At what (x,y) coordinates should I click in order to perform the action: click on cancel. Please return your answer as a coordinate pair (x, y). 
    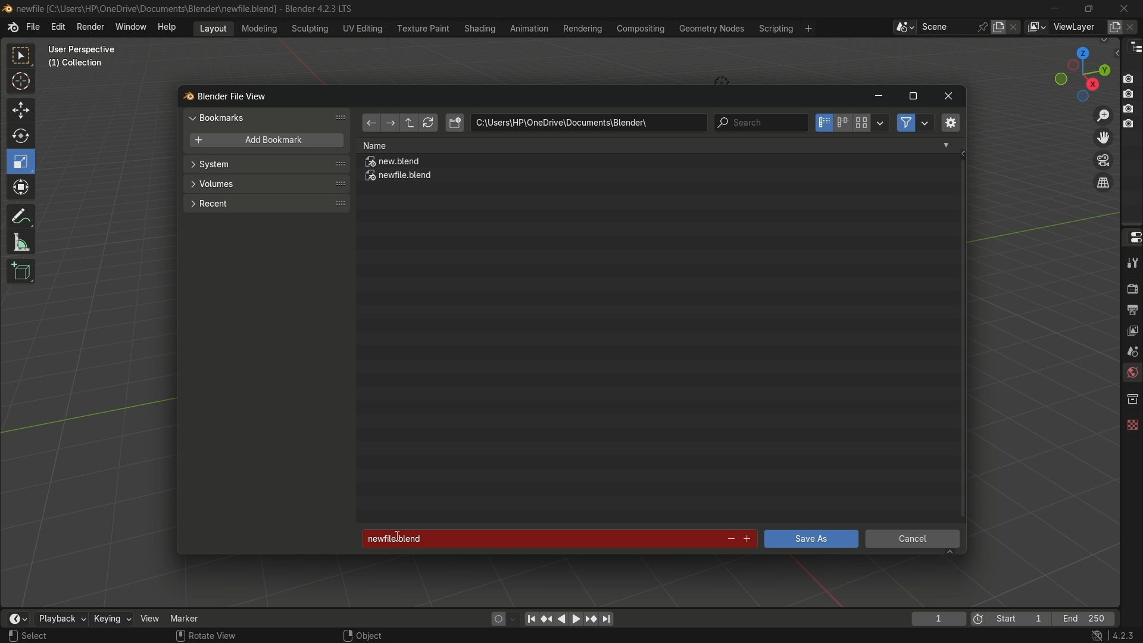
    Looking at the image, I should click on (913, 541).